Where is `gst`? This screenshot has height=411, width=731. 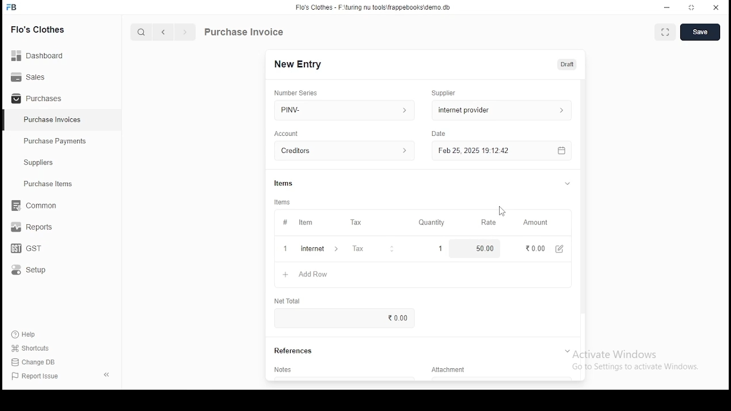
gst is located at coordinates (26, 249).